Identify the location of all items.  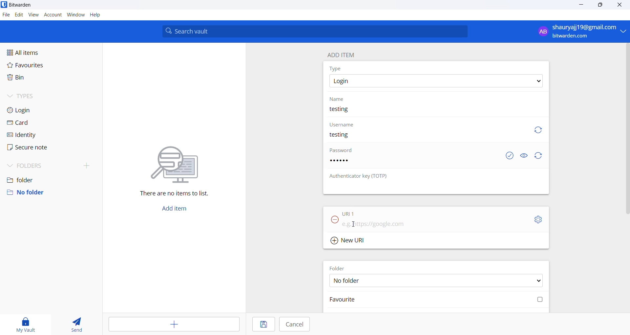
(38, 51).